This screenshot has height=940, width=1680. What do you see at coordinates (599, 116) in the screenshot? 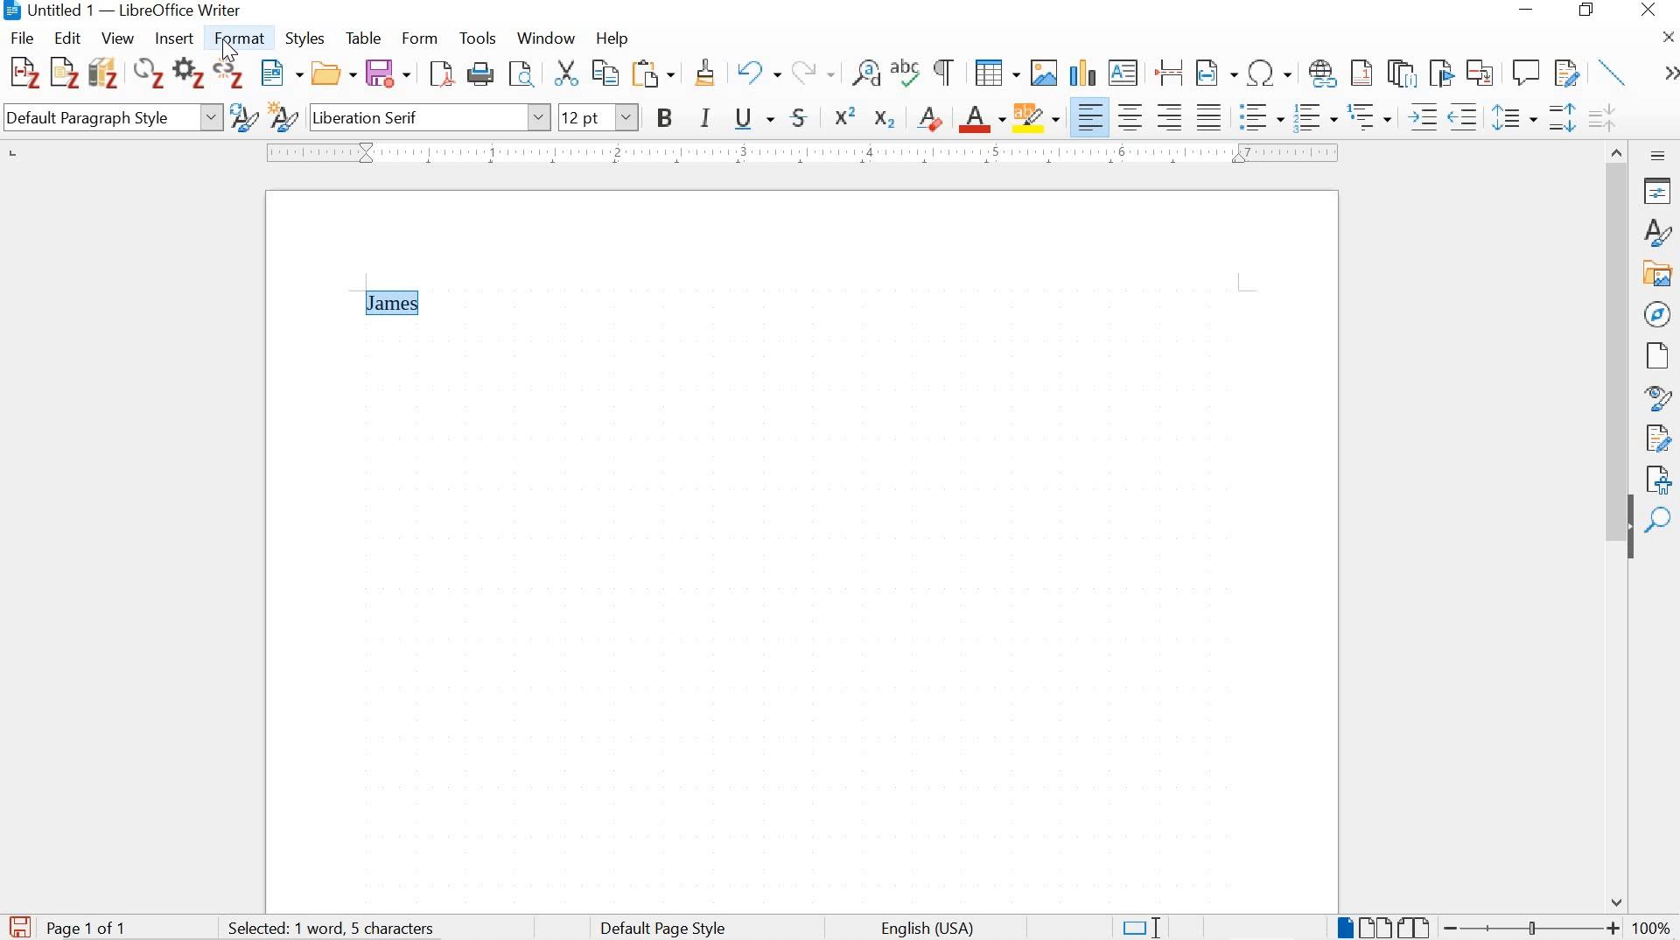
I see `font size` at bounding box center [599, 116].